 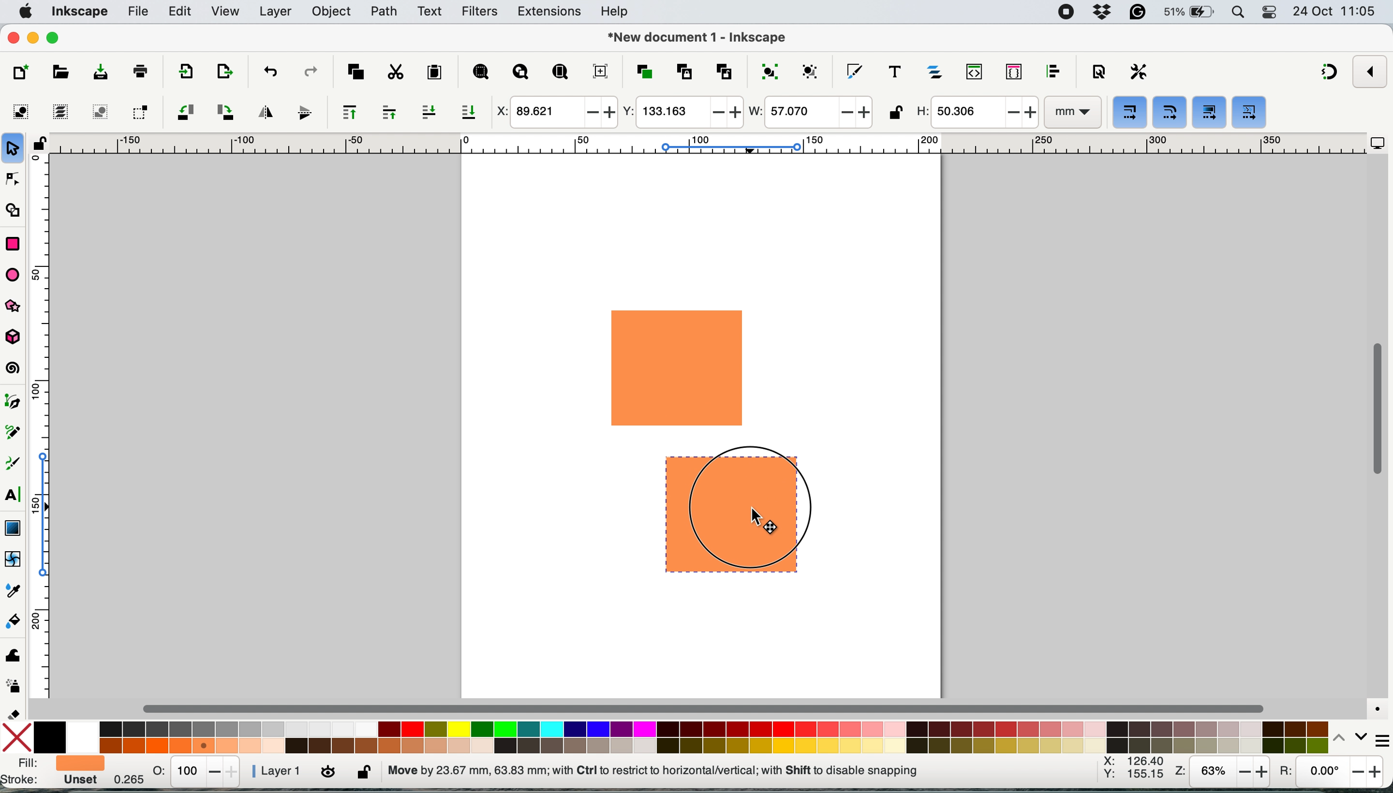 I want to click on mesh tool, so click(x=14, y=560).